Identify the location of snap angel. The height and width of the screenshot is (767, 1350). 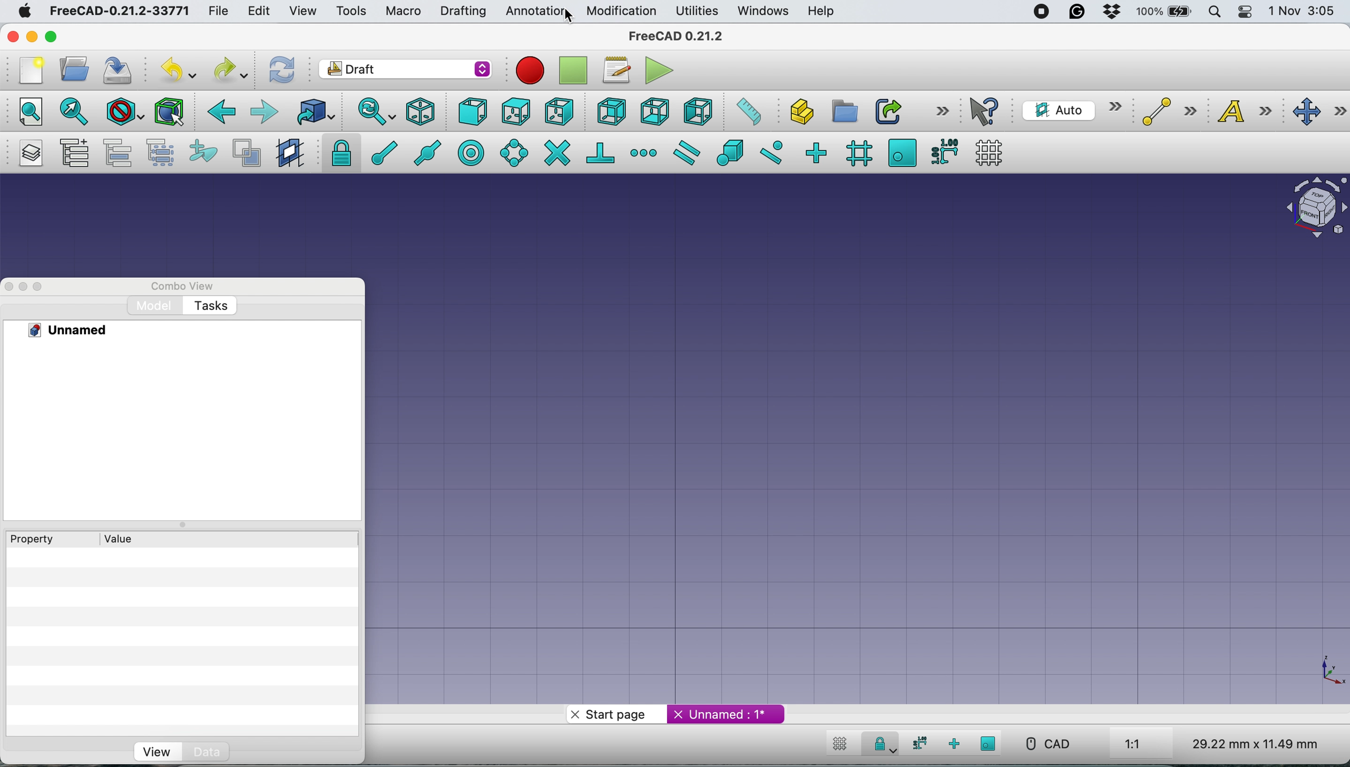
(513, 151).